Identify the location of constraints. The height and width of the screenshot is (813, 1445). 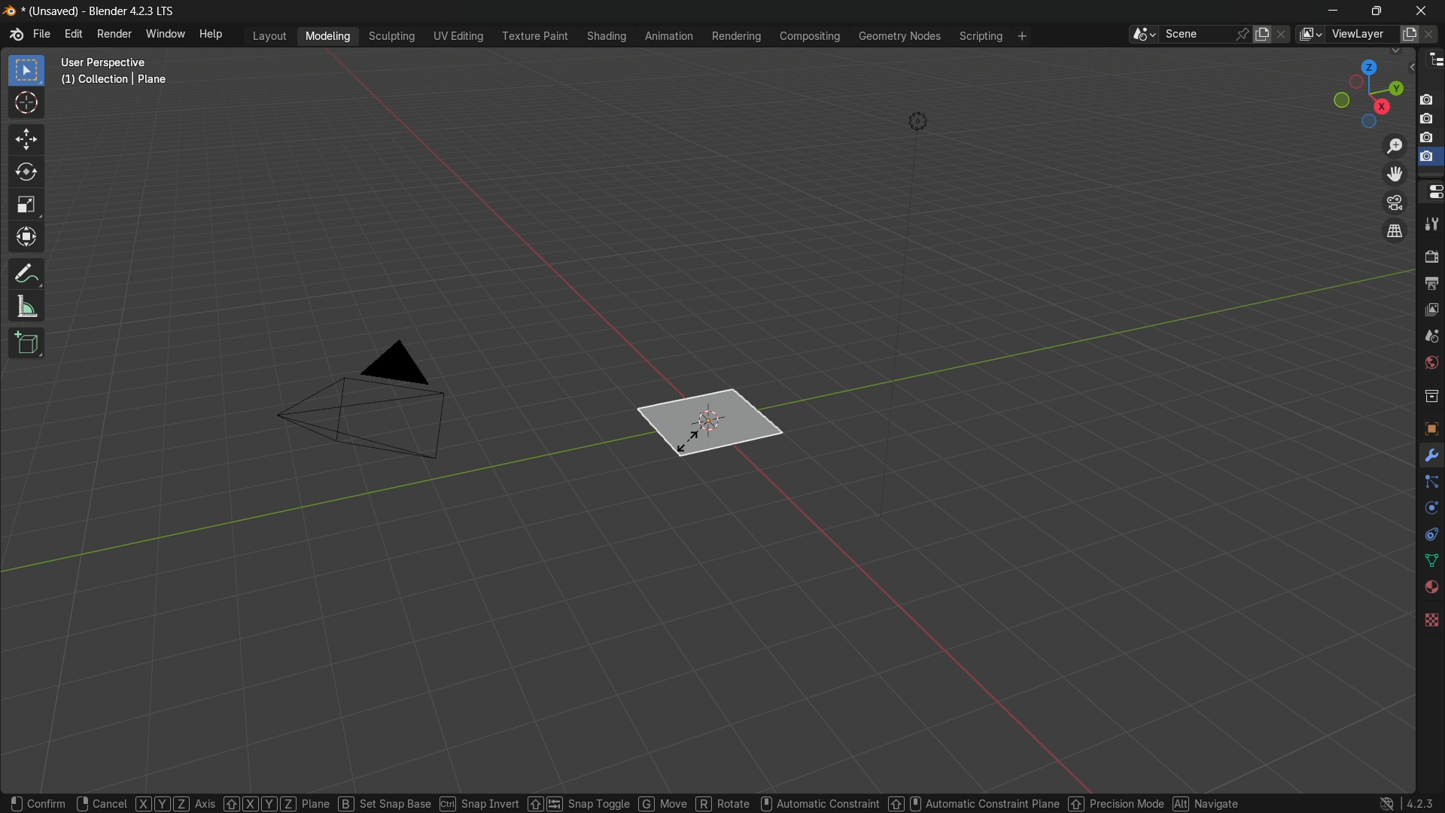
(1431, 534).